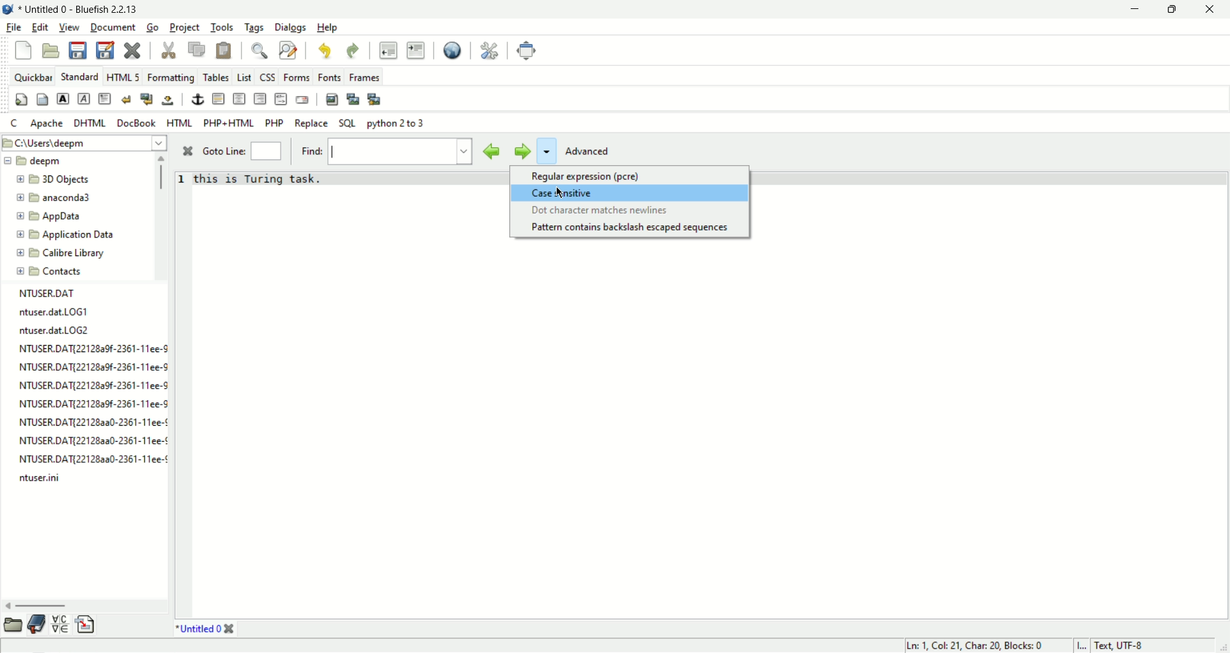 This screenshot has width=1230, height=653. What do you see at coordinates (263, 51) in the screenshot?
I see `find` at bounding box center [263, 51].